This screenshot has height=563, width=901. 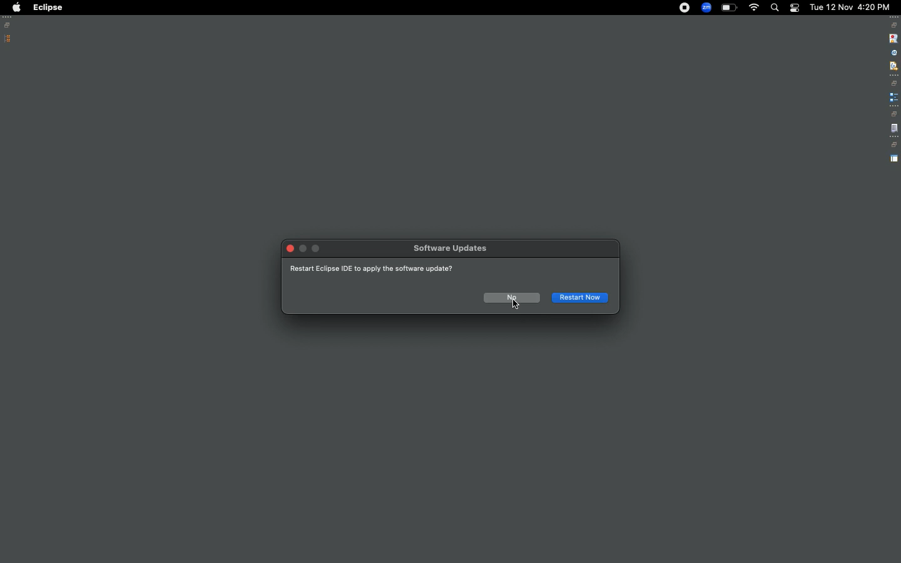 What do you see at coordinates (893, 97) in the screenshot?
I see `extension point` at bounding box center [893, 97].